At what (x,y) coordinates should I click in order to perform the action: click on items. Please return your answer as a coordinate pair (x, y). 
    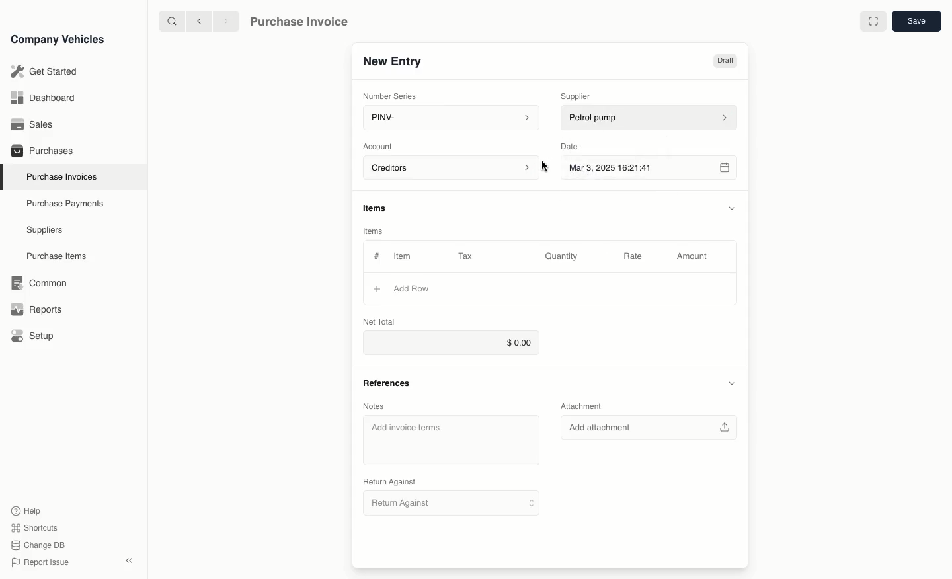
    Looking at the image, I should click on (376, 231).